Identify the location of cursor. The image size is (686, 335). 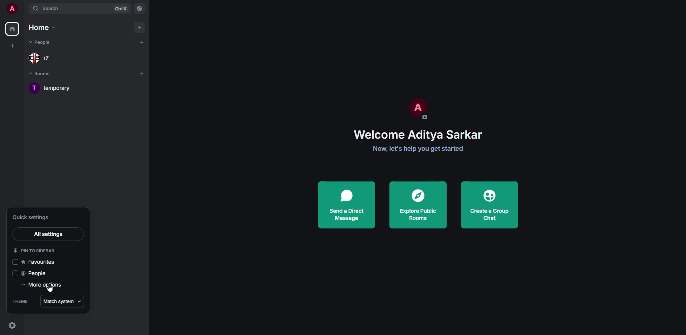
(48, 290).